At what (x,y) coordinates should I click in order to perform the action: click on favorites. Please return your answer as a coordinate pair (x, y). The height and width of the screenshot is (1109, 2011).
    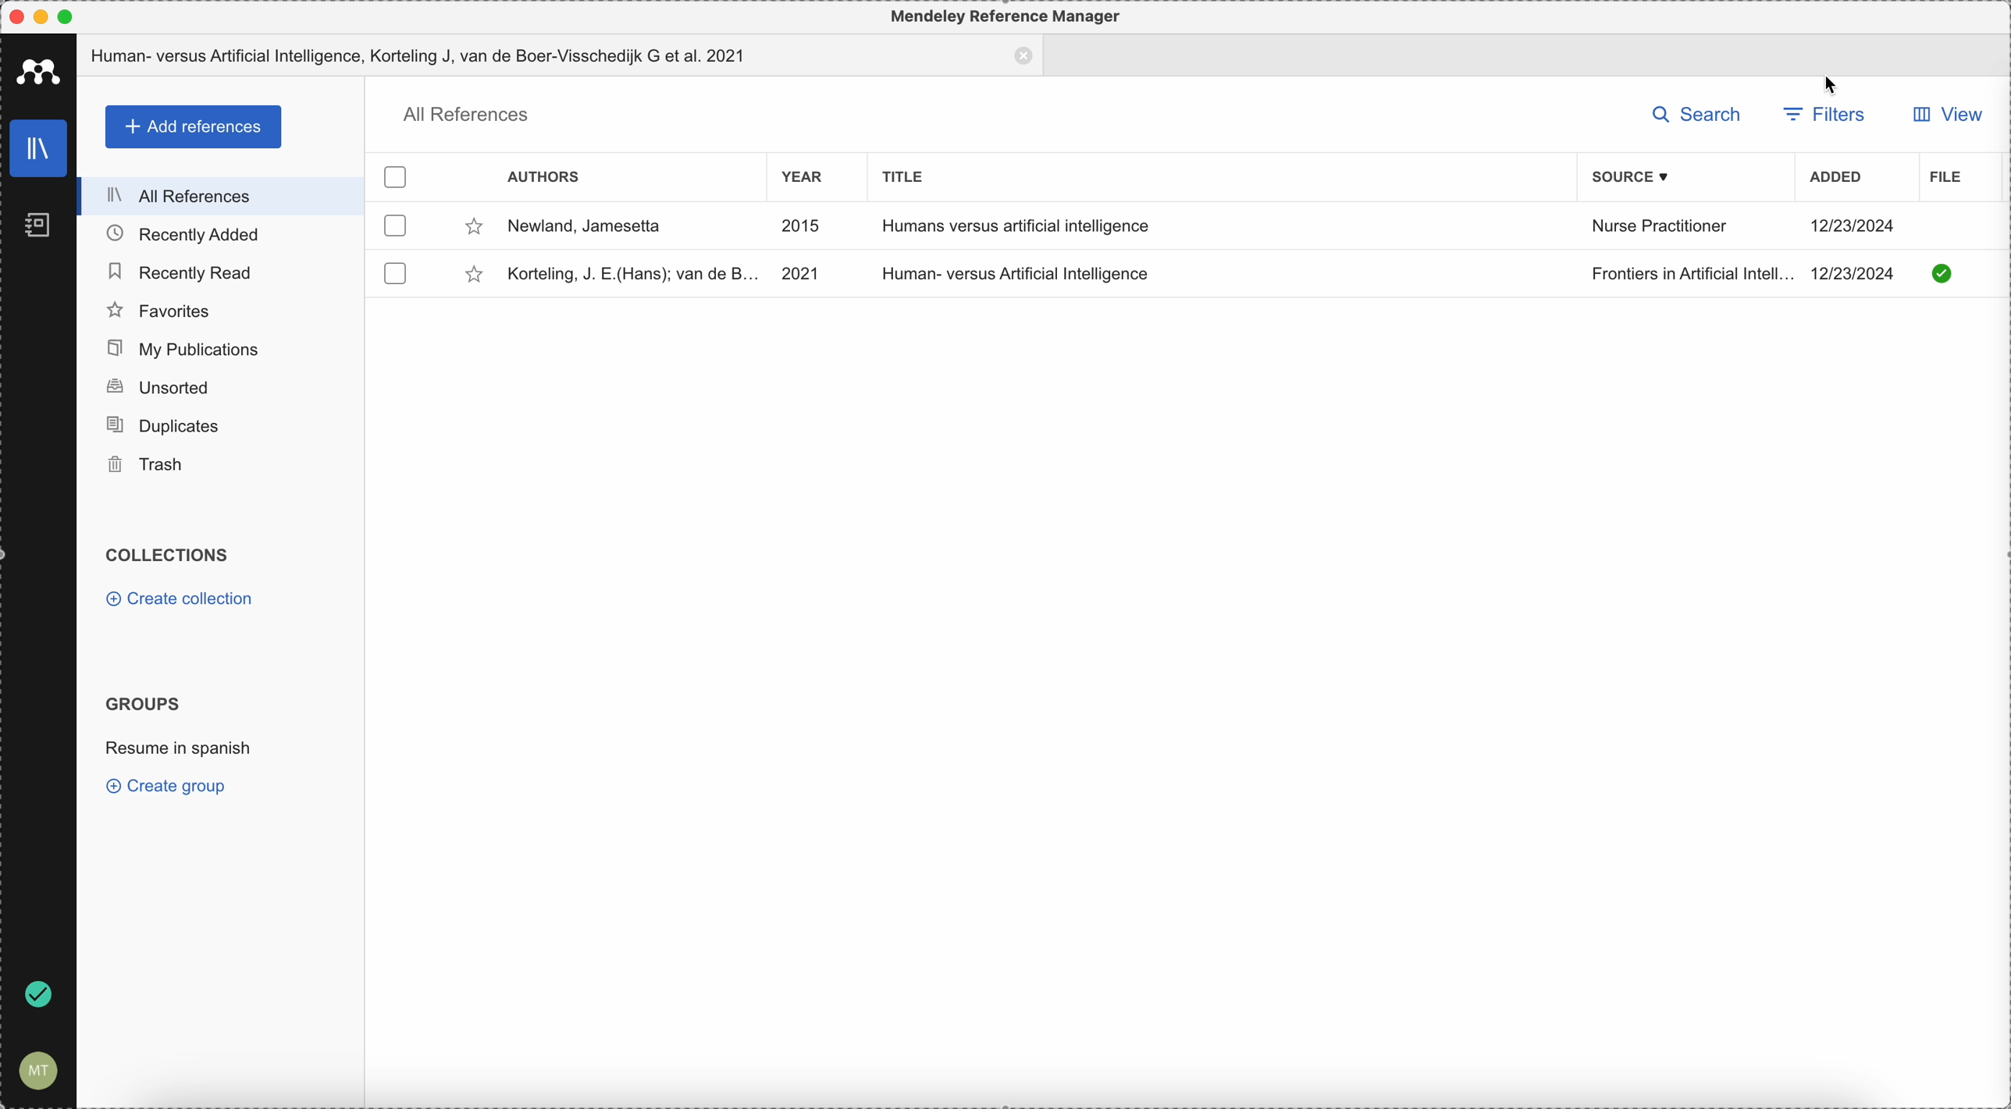
    Looking at the image, I should click on (222, 309).